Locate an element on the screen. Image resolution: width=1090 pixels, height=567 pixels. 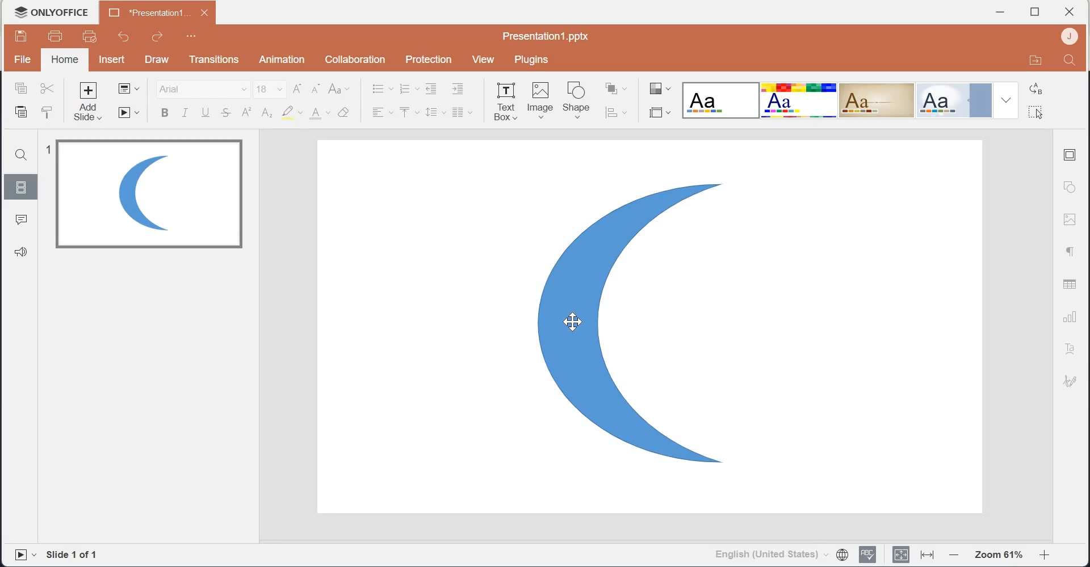
Add slide is located at coordinates (91, 102).